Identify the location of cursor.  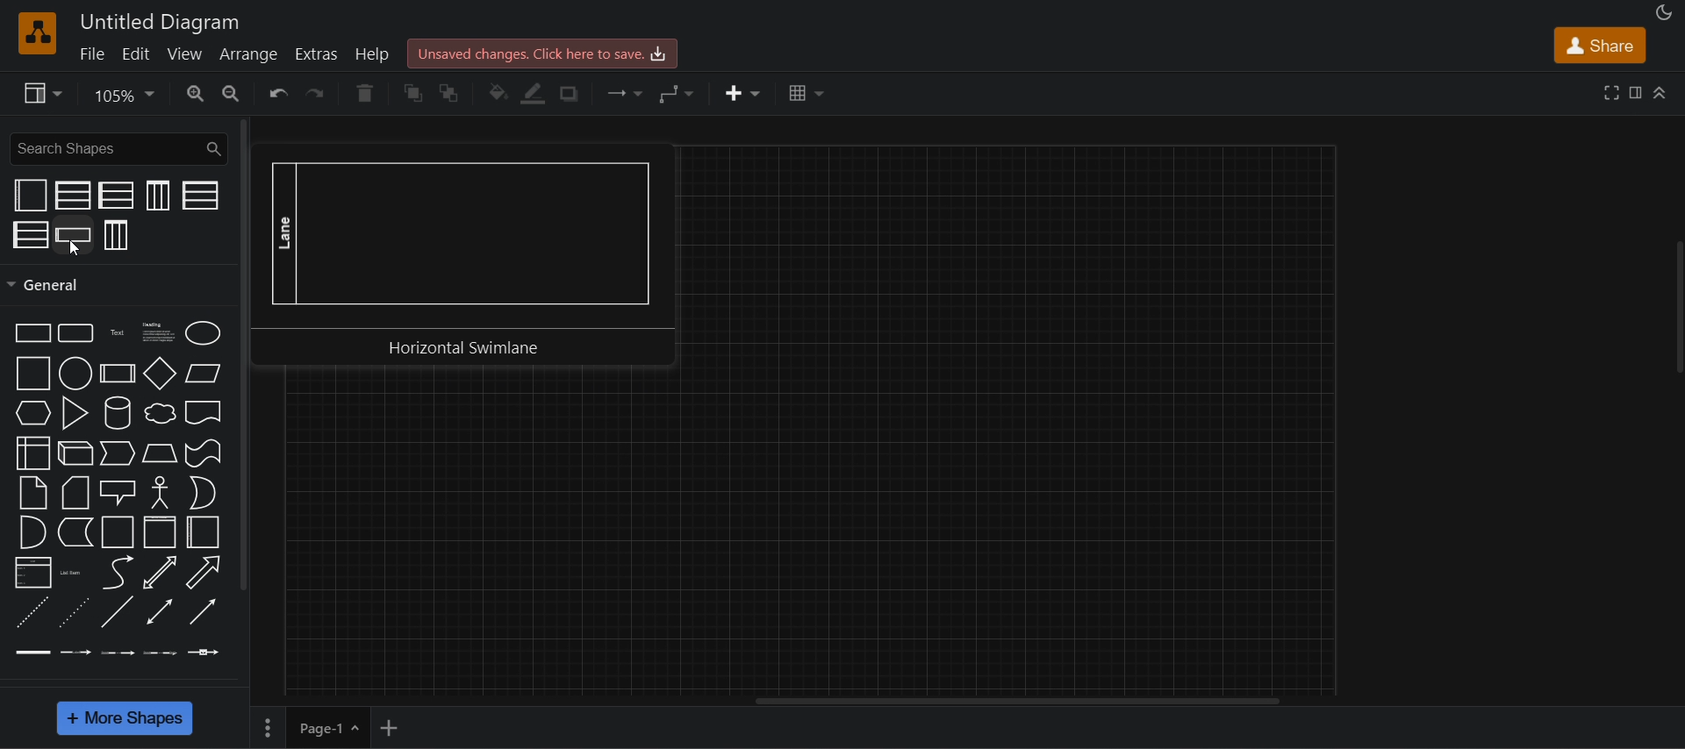
(73, 251).